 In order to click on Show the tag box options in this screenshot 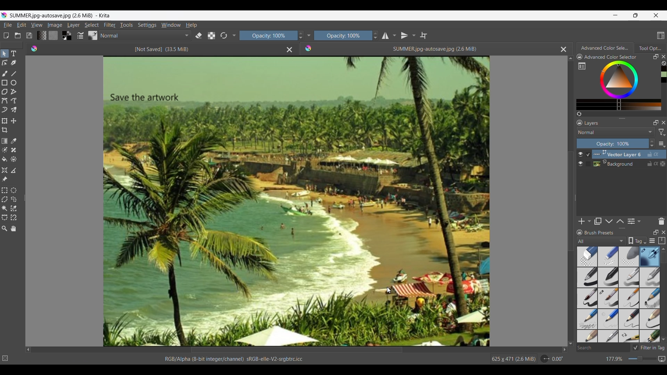, I will do `click(637, 241)`.